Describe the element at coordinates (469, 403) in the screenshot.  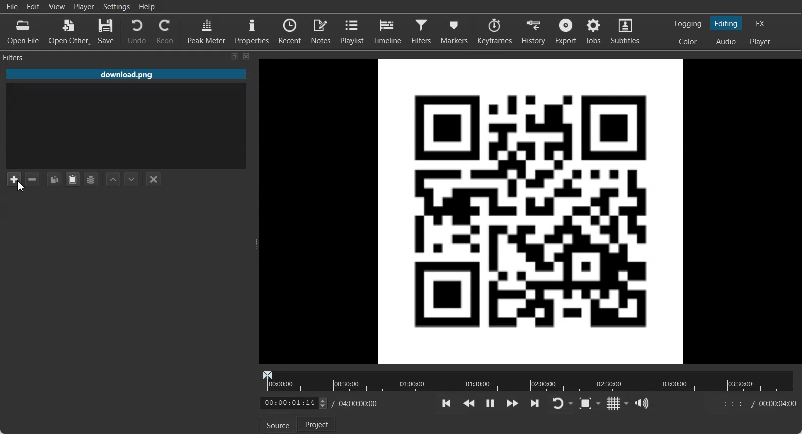
I see `Play Quickly backward` at that location.